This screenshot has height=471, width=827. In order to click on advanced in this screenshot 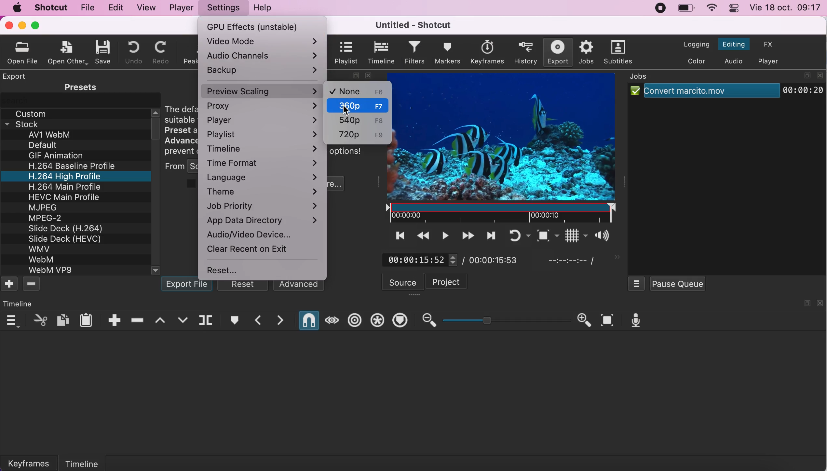, I will do `click(299, 286)`.